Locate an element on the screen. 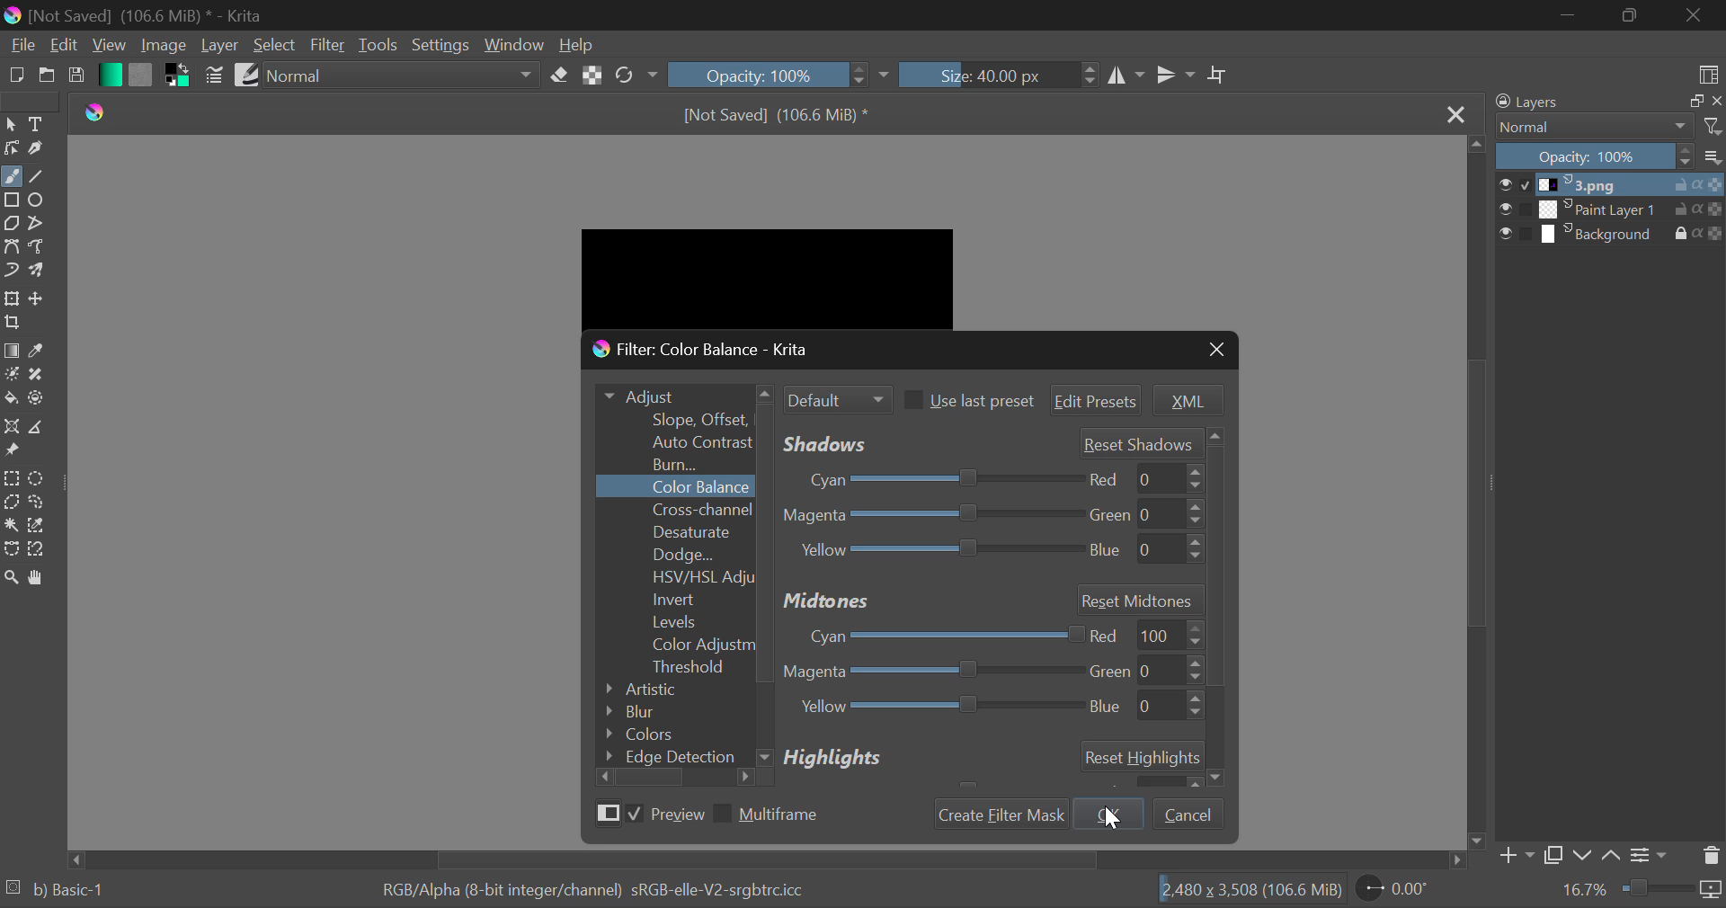 The height and width of the screenshot is (908, 1726). XML is located at coordinates (1187, 399).